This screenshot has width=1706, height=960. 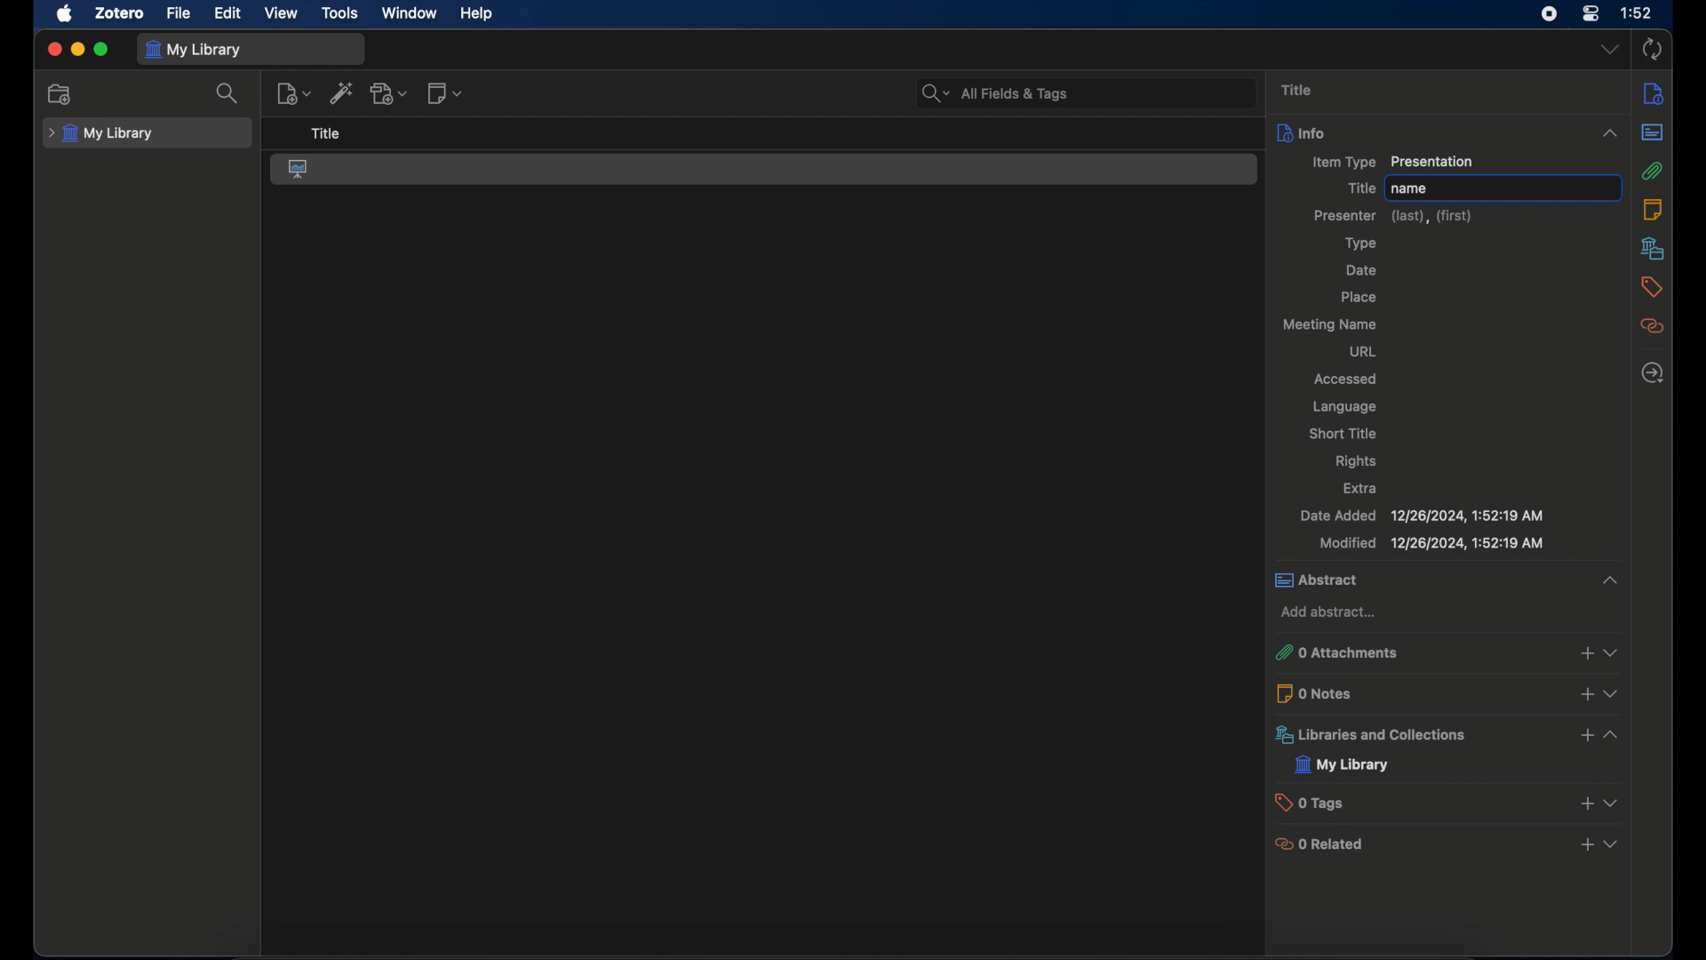 What do you see at coordinates (121, 13) in the screenshot?
I see `zotero` at bounding box center [121, 13].